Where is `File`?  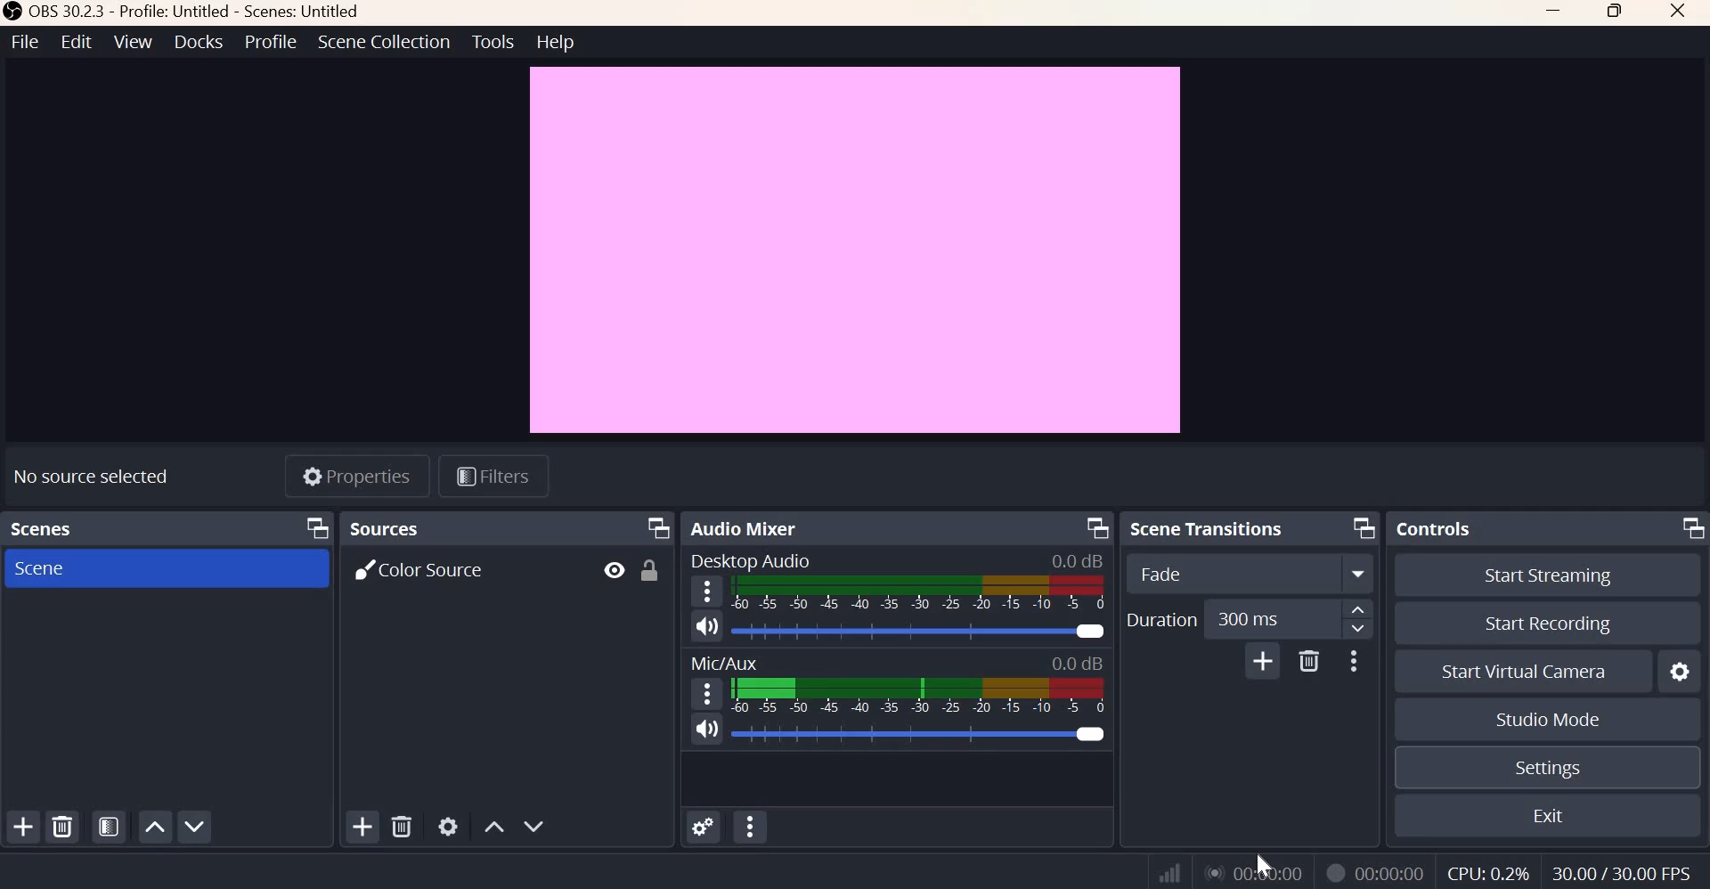
File is located at coordinates (23, 42).